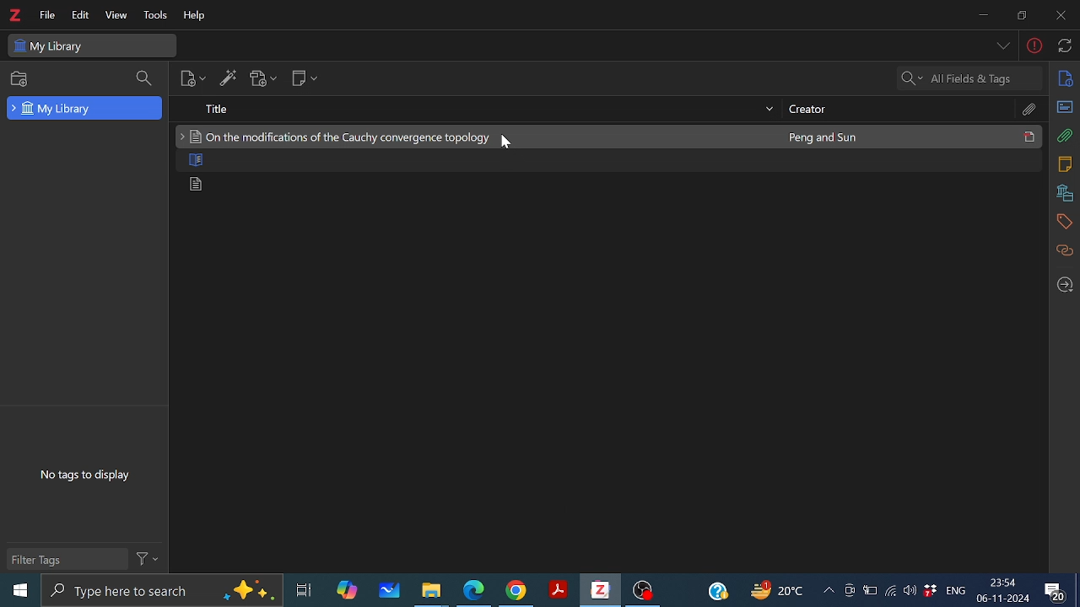 The height and width of the screenshot is (607, 1080). I want to click on My Library, so click(86, 108).